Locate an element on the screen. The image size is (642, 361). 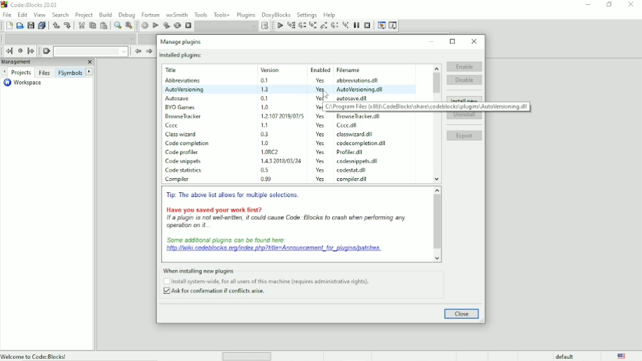
AutoVersioning is located at coordinates (184, 89).